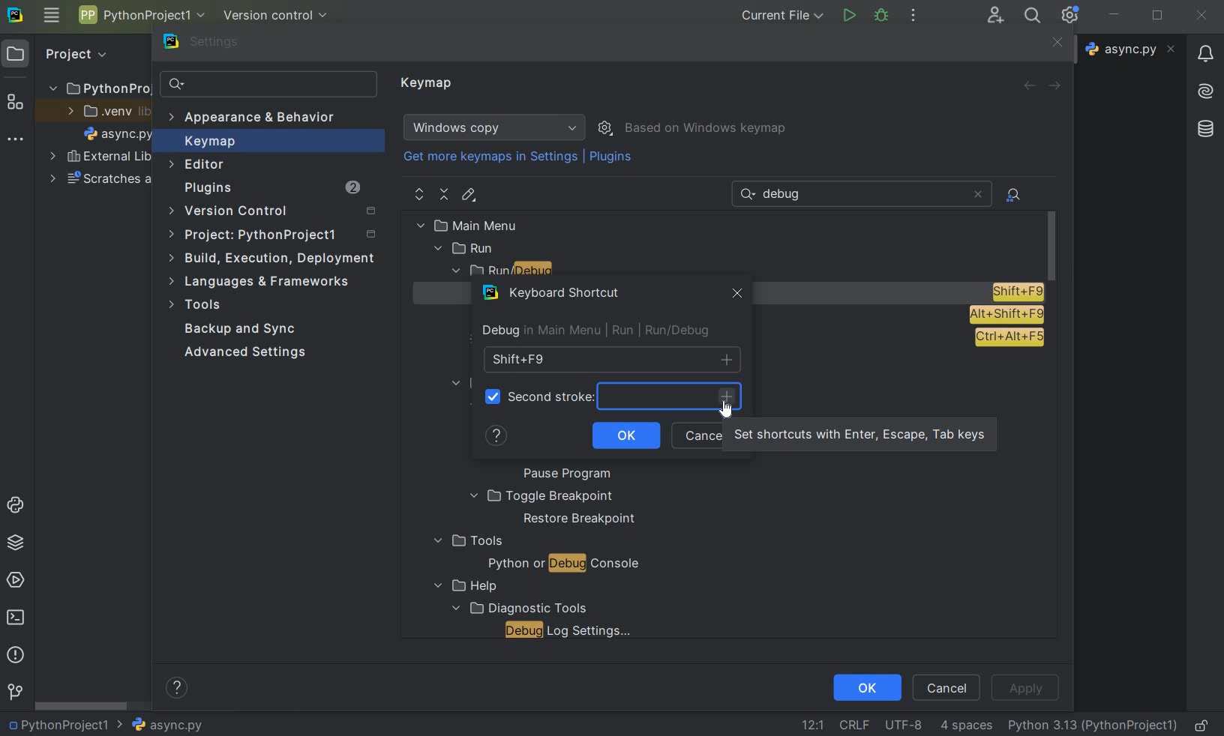  Describe the element at coordinates (277, 212) in the screenshot. I see `version control` at that location.